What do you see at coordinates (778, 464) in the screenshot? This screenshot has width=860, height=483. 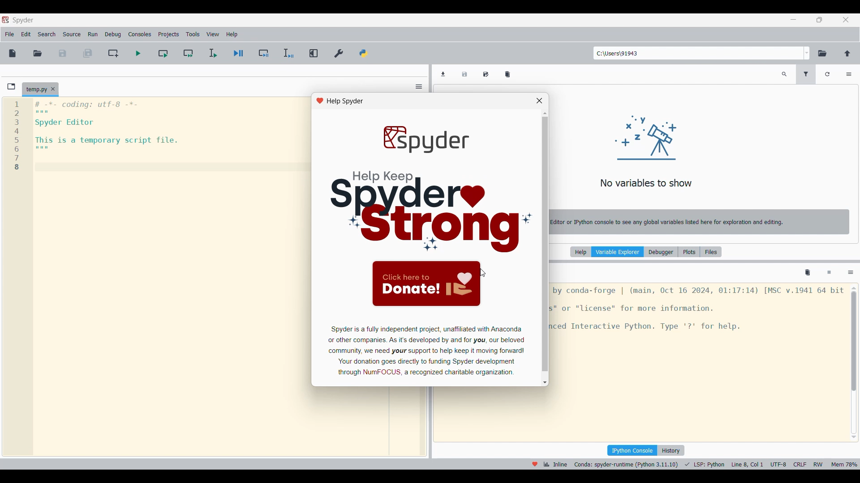 I see `utf-8` at bounding box center [778, 464].